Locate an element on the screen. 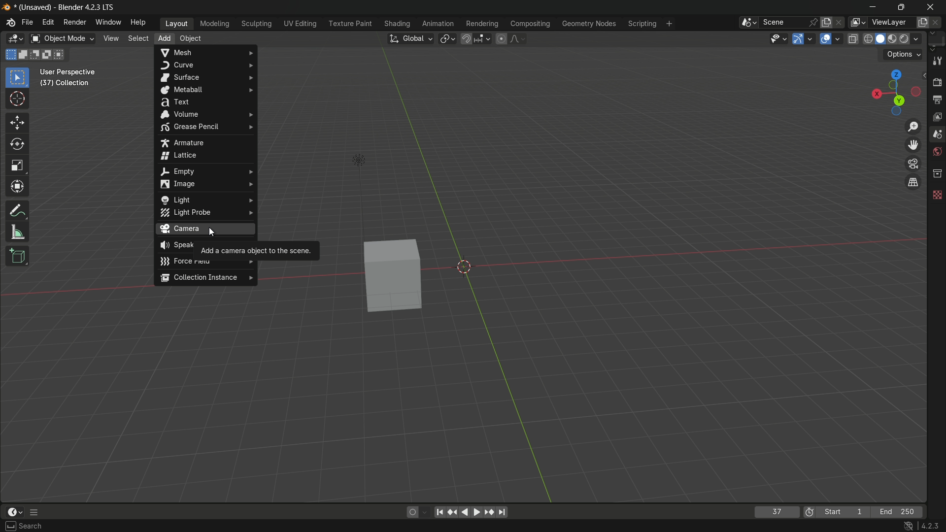 This screenshot has width=946, height=532. cursor is located at coordinates (16, 100).